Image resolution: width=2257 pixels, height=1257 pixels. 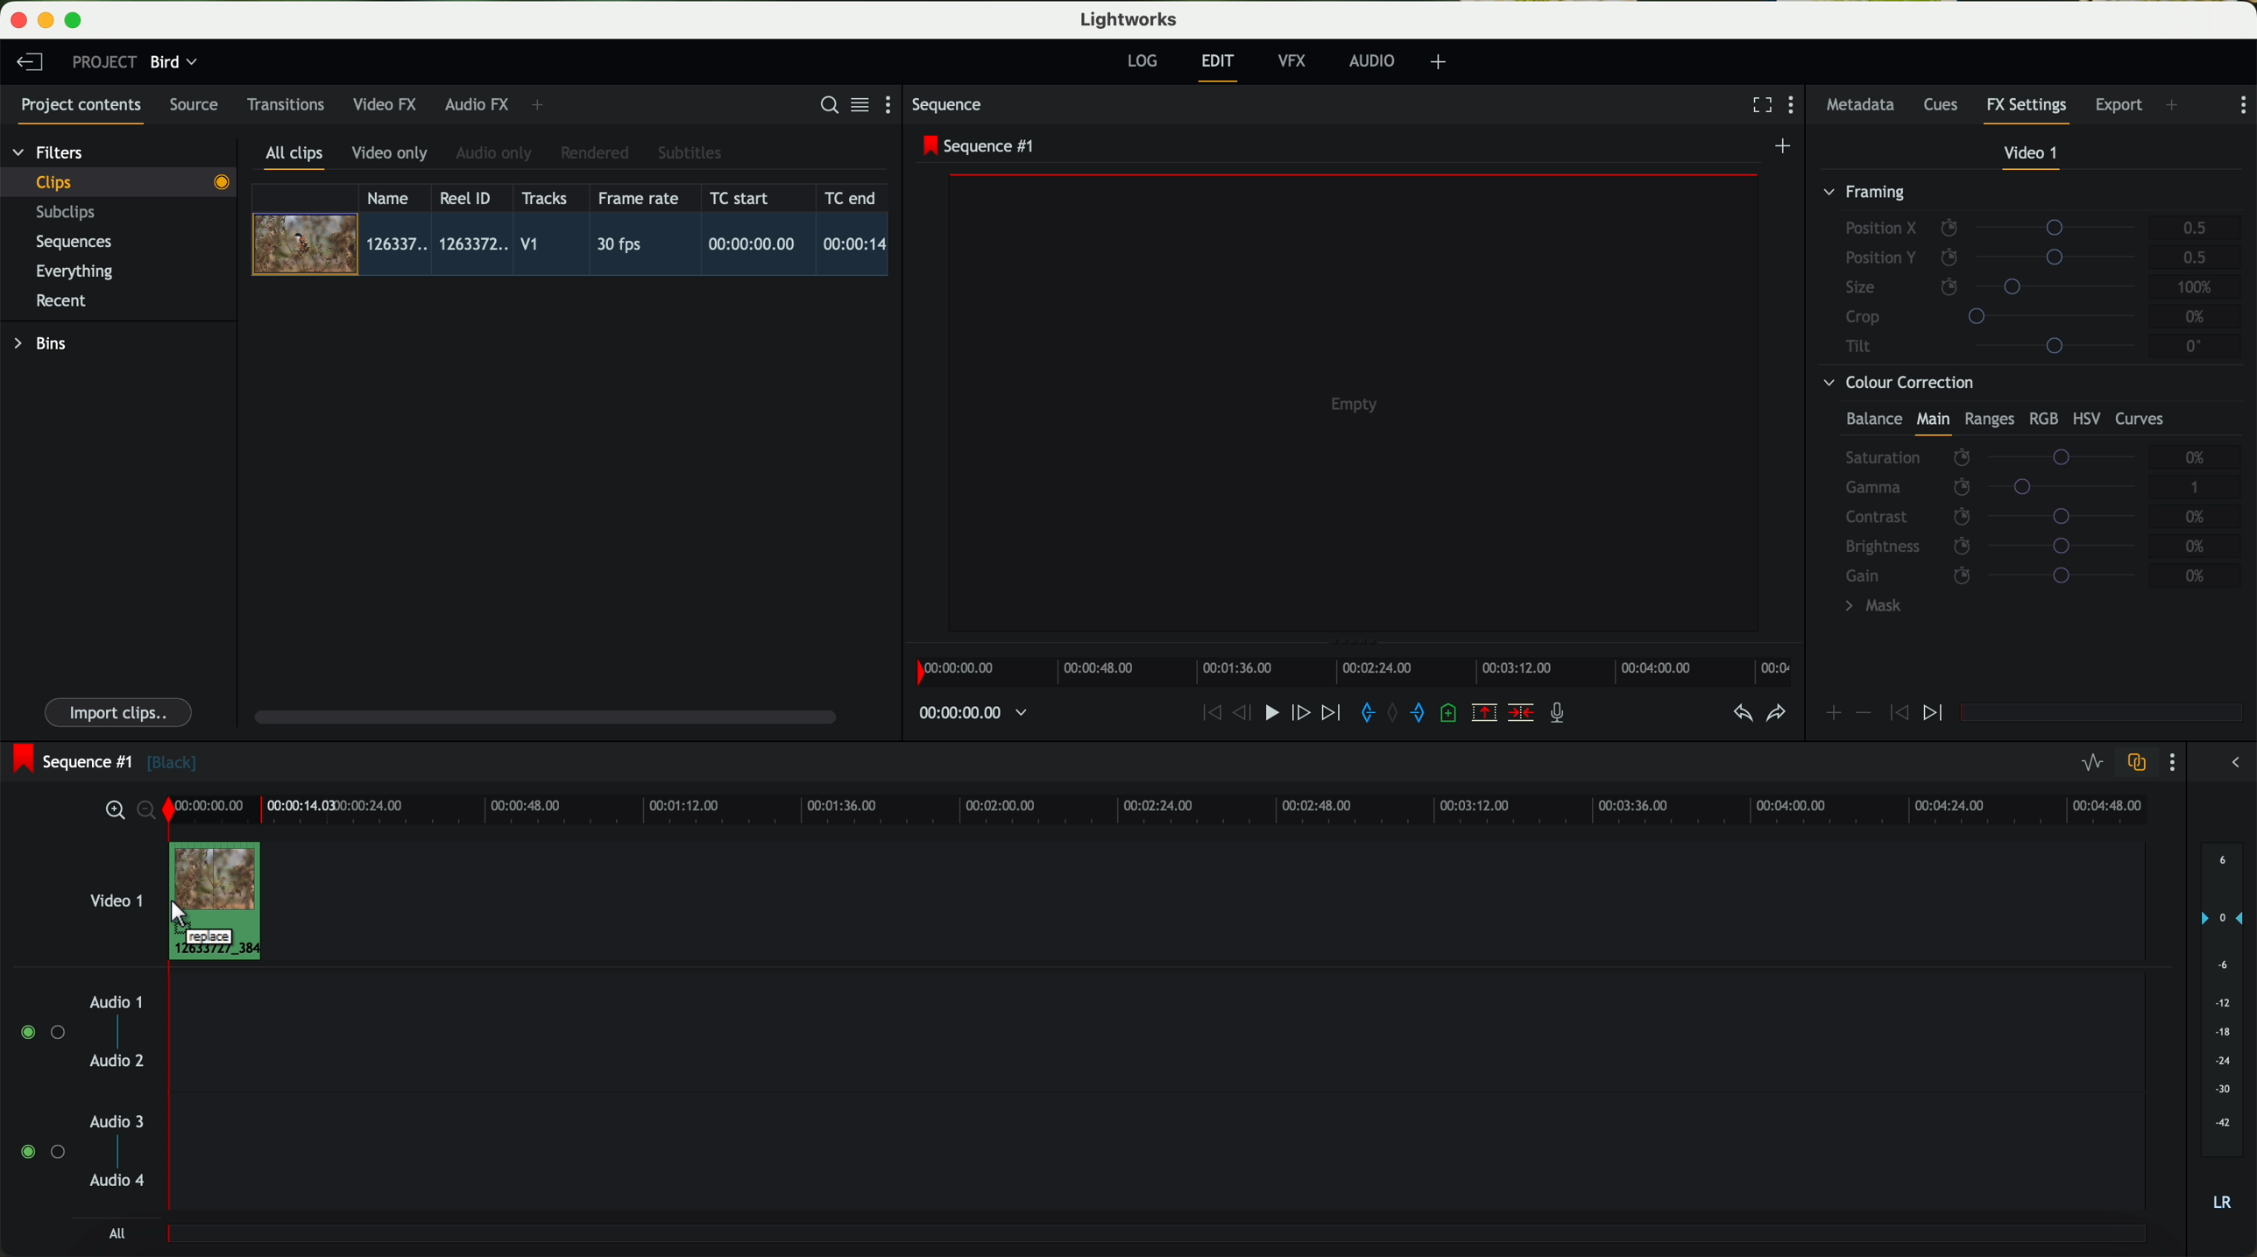 I want to click on timeline, so click(x=964, y=714).